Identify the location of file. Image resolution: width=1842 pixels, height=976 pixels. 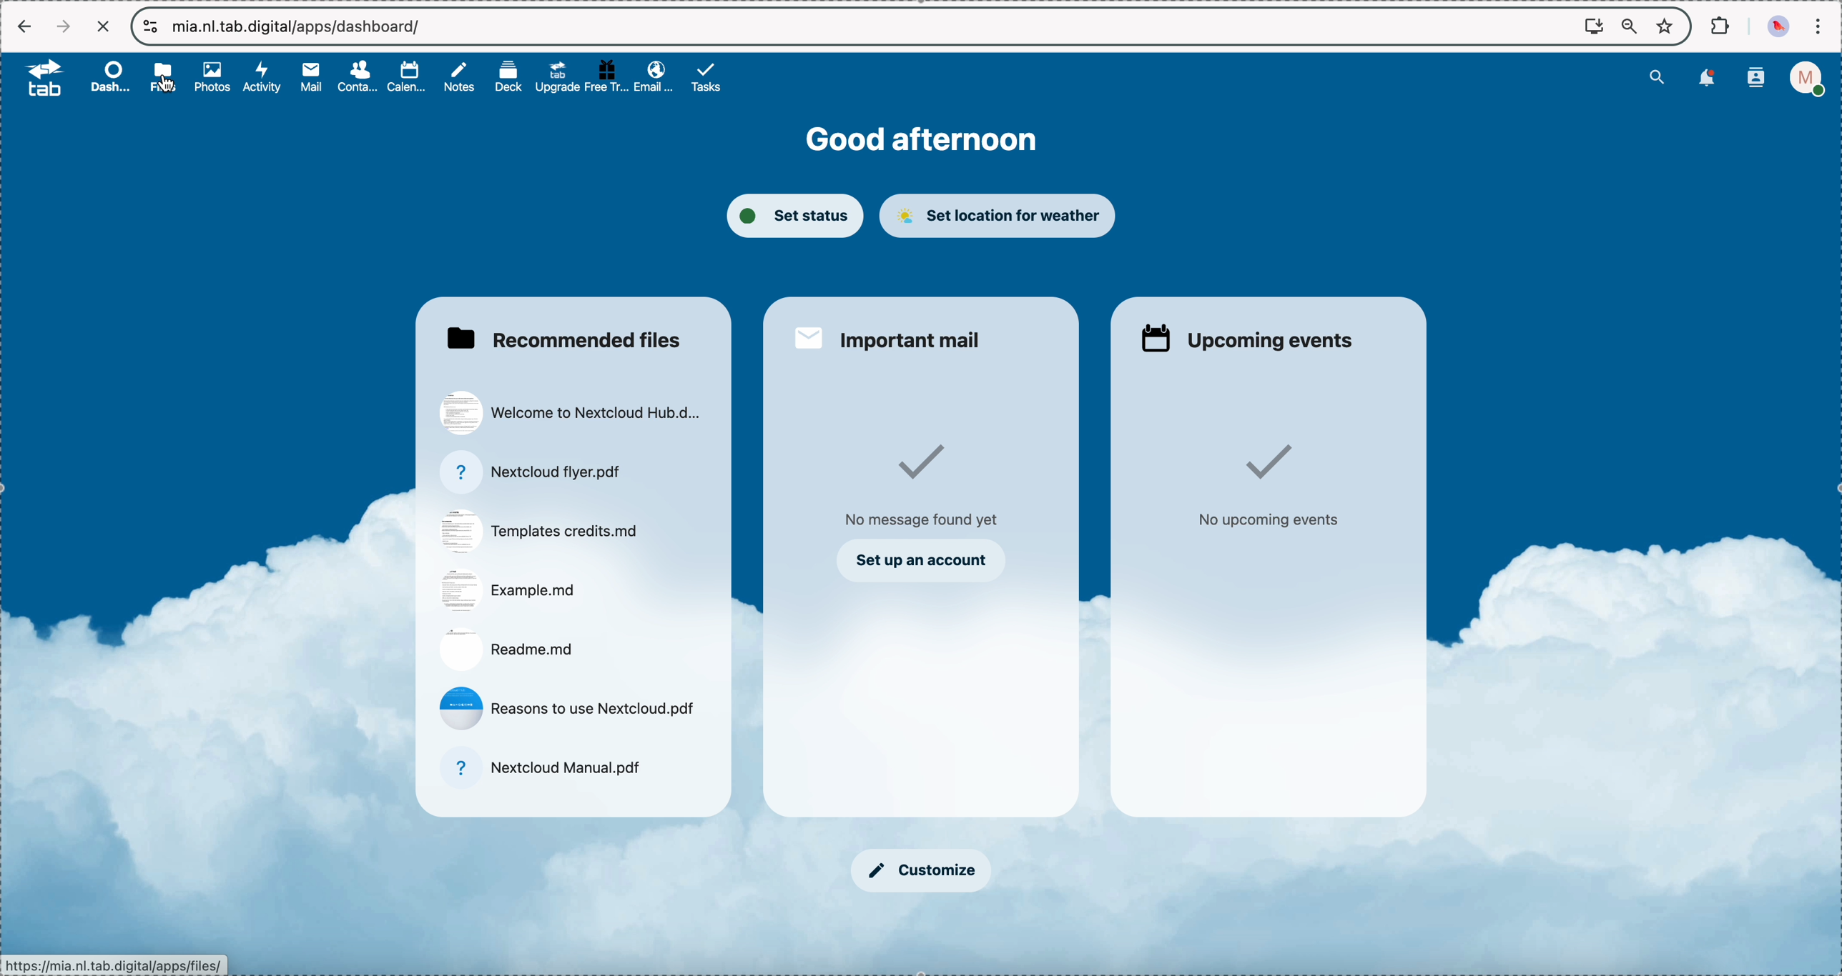
(532, 472).